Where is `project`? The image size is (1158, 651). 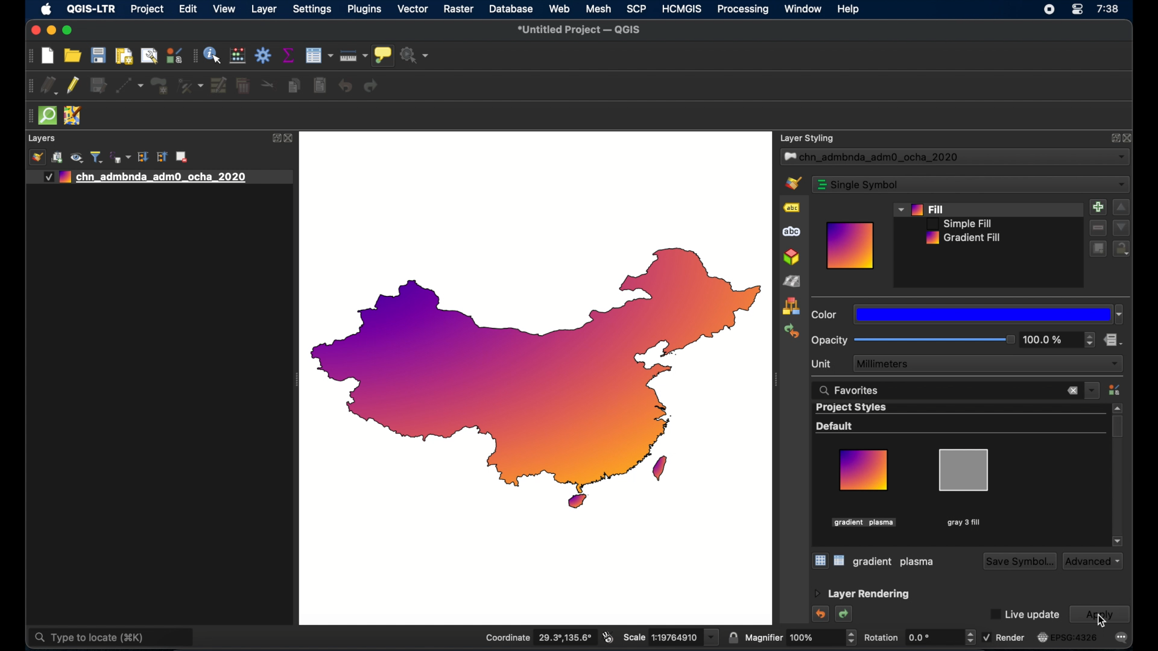
project is located at coordinates (147, 9).